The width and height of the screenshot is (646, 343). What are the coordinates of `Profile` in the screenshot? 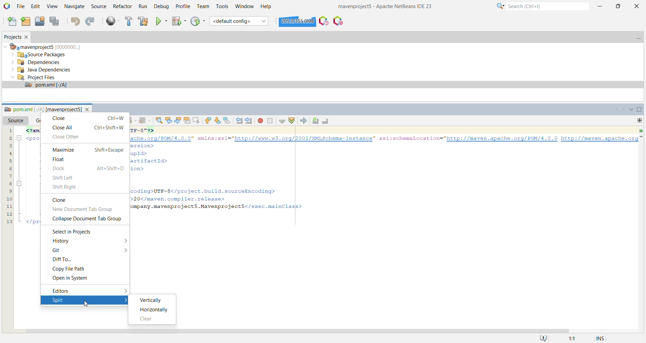 It's located at (182, 6).